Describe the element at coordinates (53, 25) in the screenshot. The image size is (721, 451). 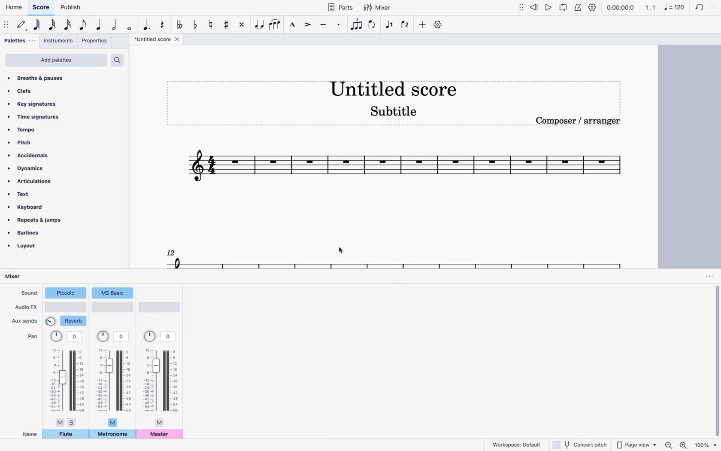
I see `32nd note` at that location.